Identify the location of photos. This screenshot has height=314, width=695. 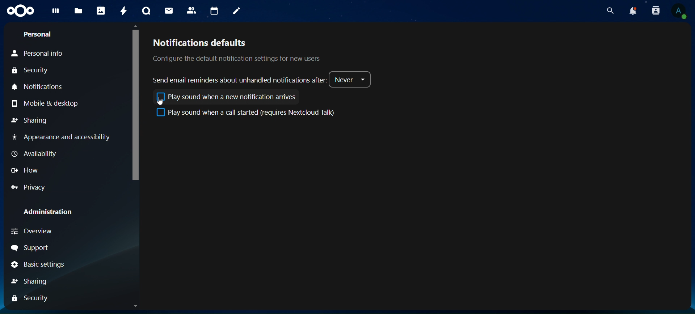
(100, 11).